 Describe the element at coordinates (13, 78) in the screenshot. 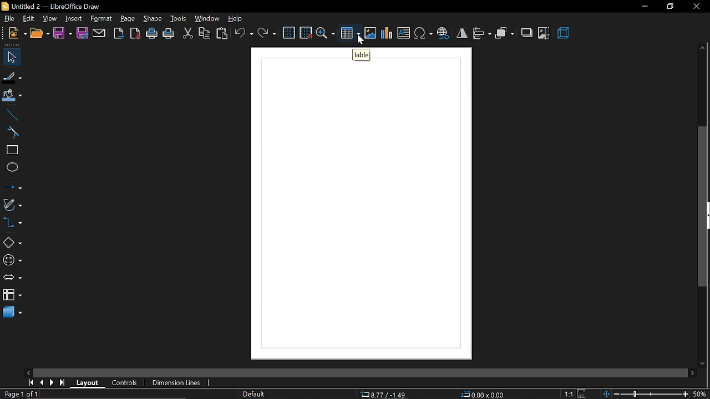

I see `fill line` at that location.